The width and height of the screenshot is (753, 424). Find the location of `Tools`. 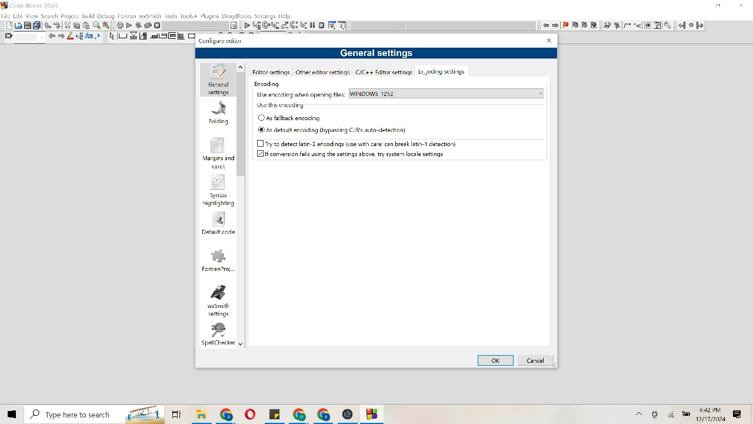

Tools is located at coordinates (332, 25).